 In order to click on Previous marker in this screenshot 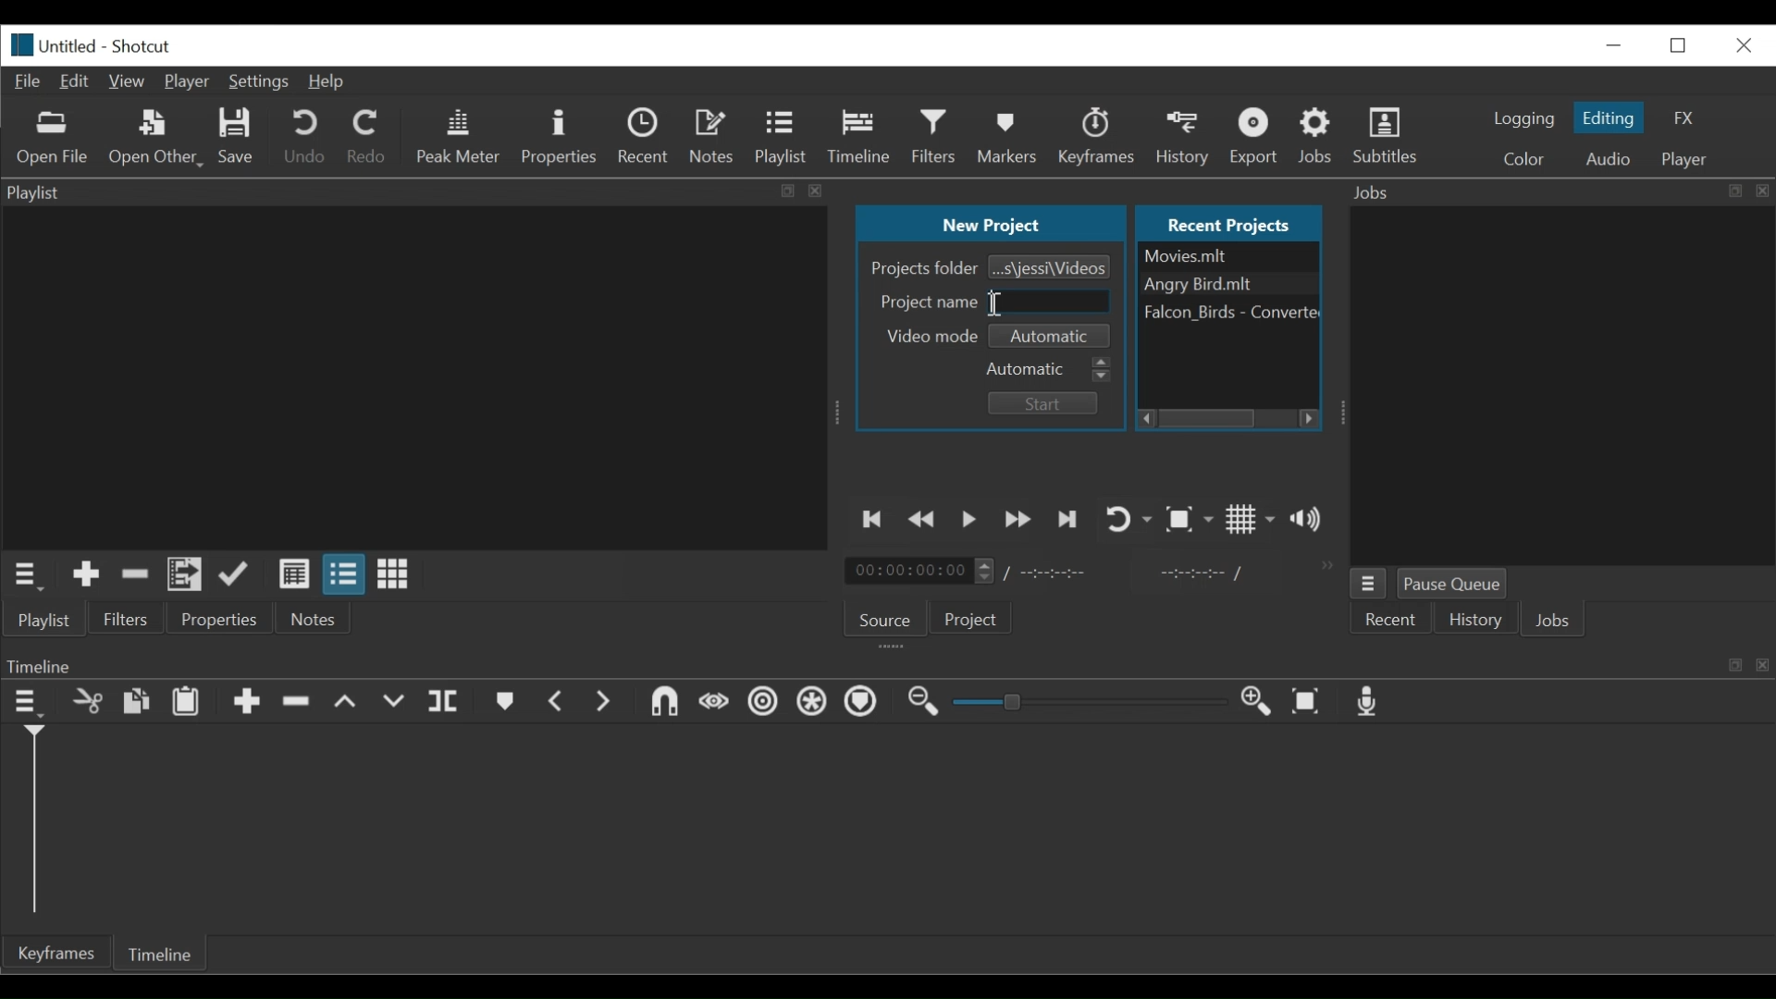, I will do `click(556, 699)`.